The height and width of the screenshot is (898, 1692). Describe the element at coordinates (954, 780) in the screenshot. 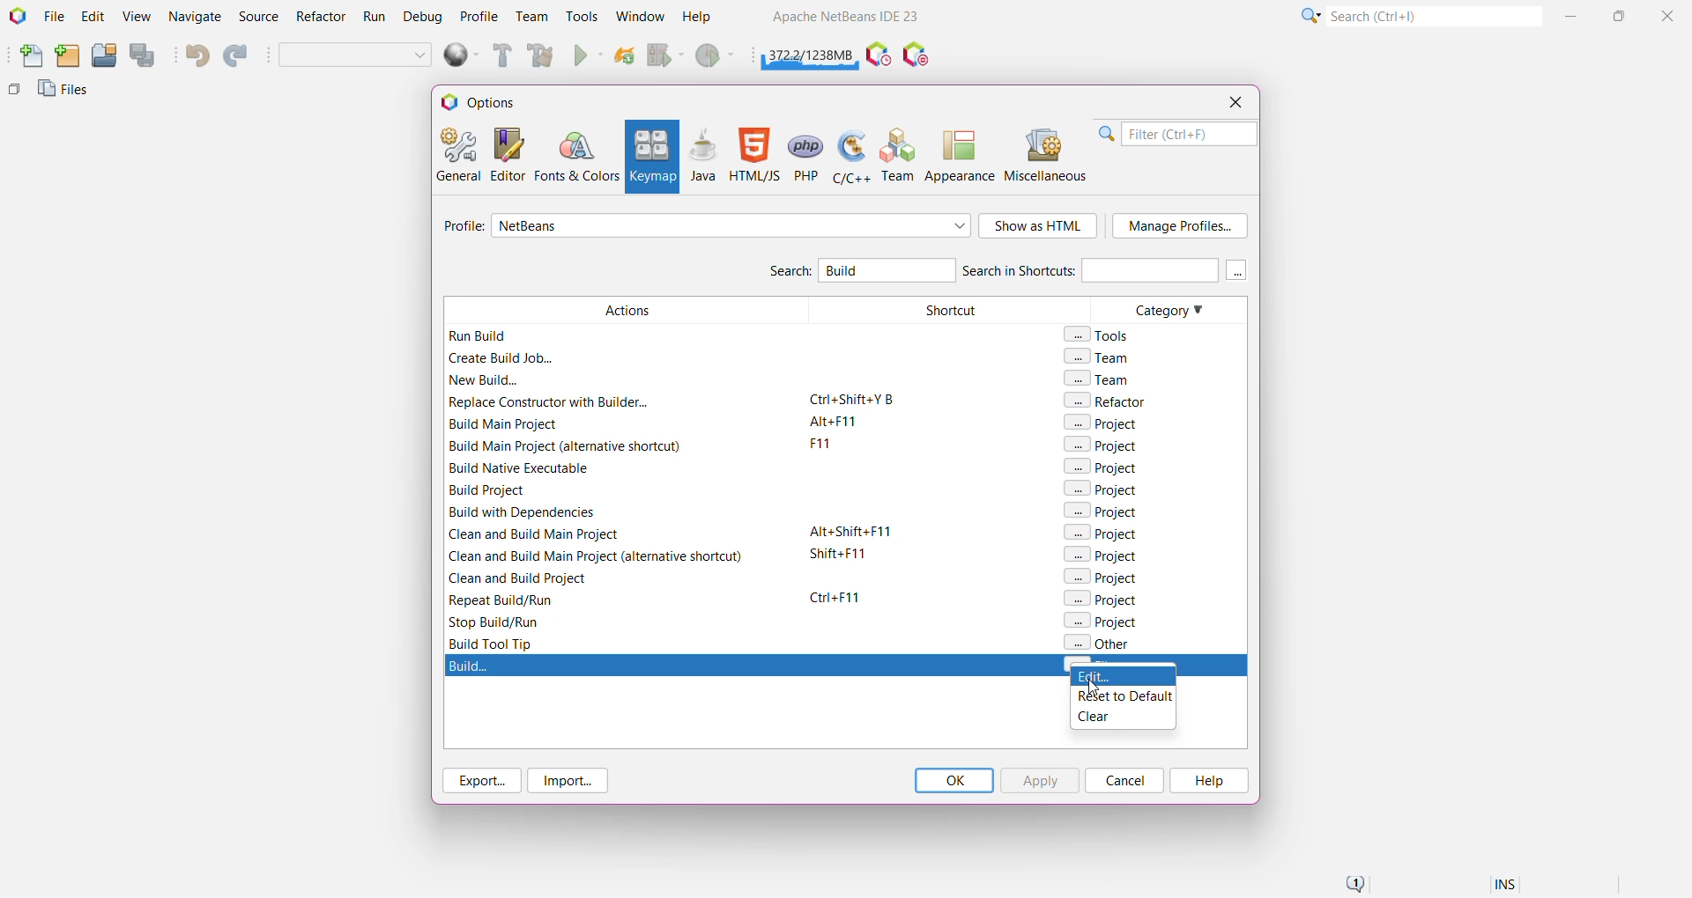

I see `OK` at that location.